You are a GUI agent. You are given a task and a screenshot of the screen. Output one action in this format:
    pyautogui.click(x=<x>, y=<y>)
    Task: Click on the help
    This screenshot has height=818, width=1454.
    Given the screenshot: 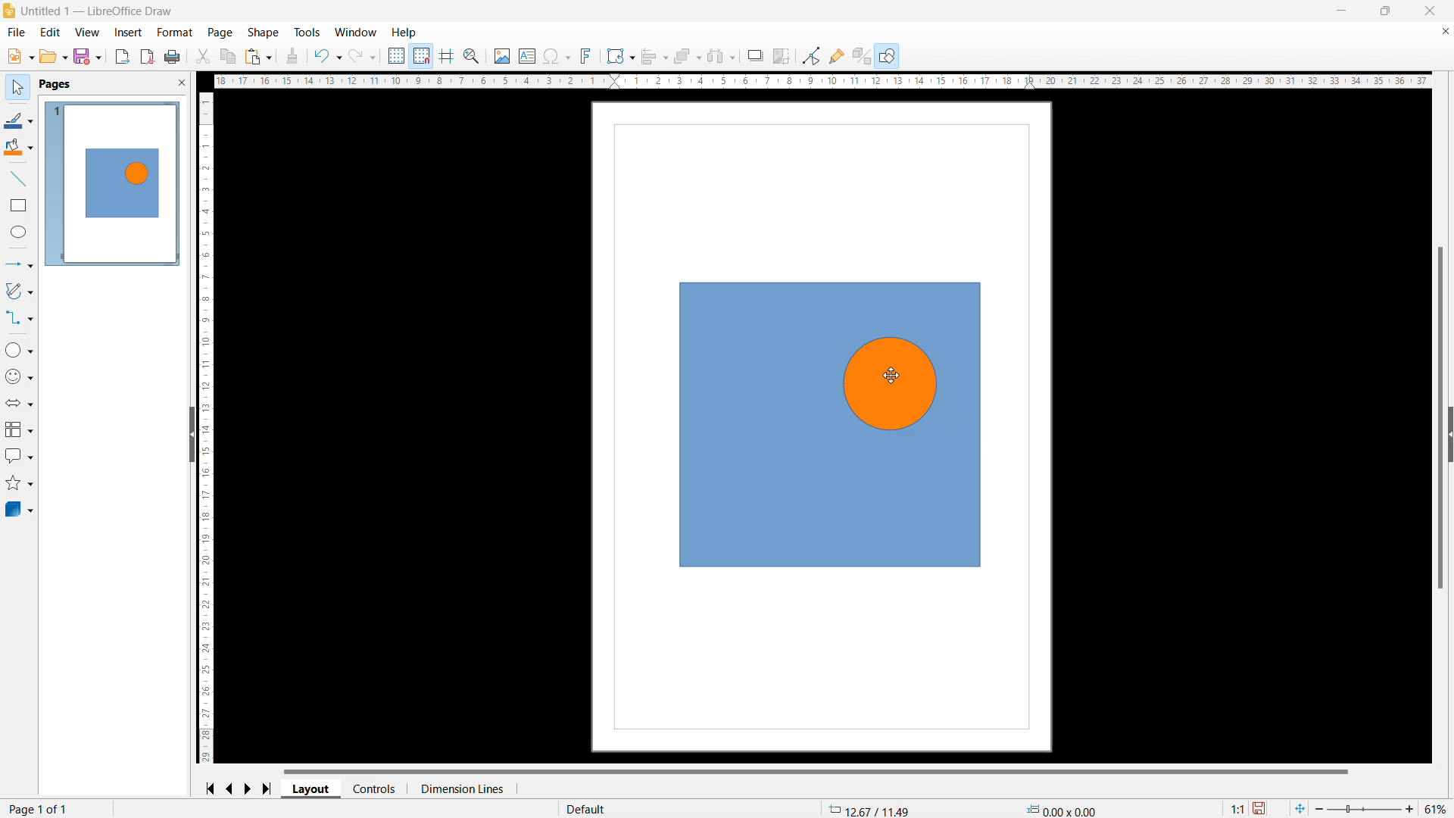 What is the action you would take?
    pyautogui.click(x=404, y=32)
    